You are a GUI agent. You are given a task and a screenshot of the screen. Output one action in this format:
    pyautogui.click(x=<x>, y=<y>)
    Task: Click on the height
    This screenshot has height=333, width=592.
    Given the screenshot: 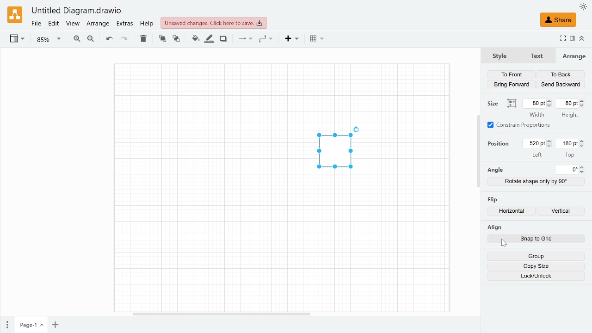 What is the action you would take?
    pyautogui.click(x=569, y=116)
    